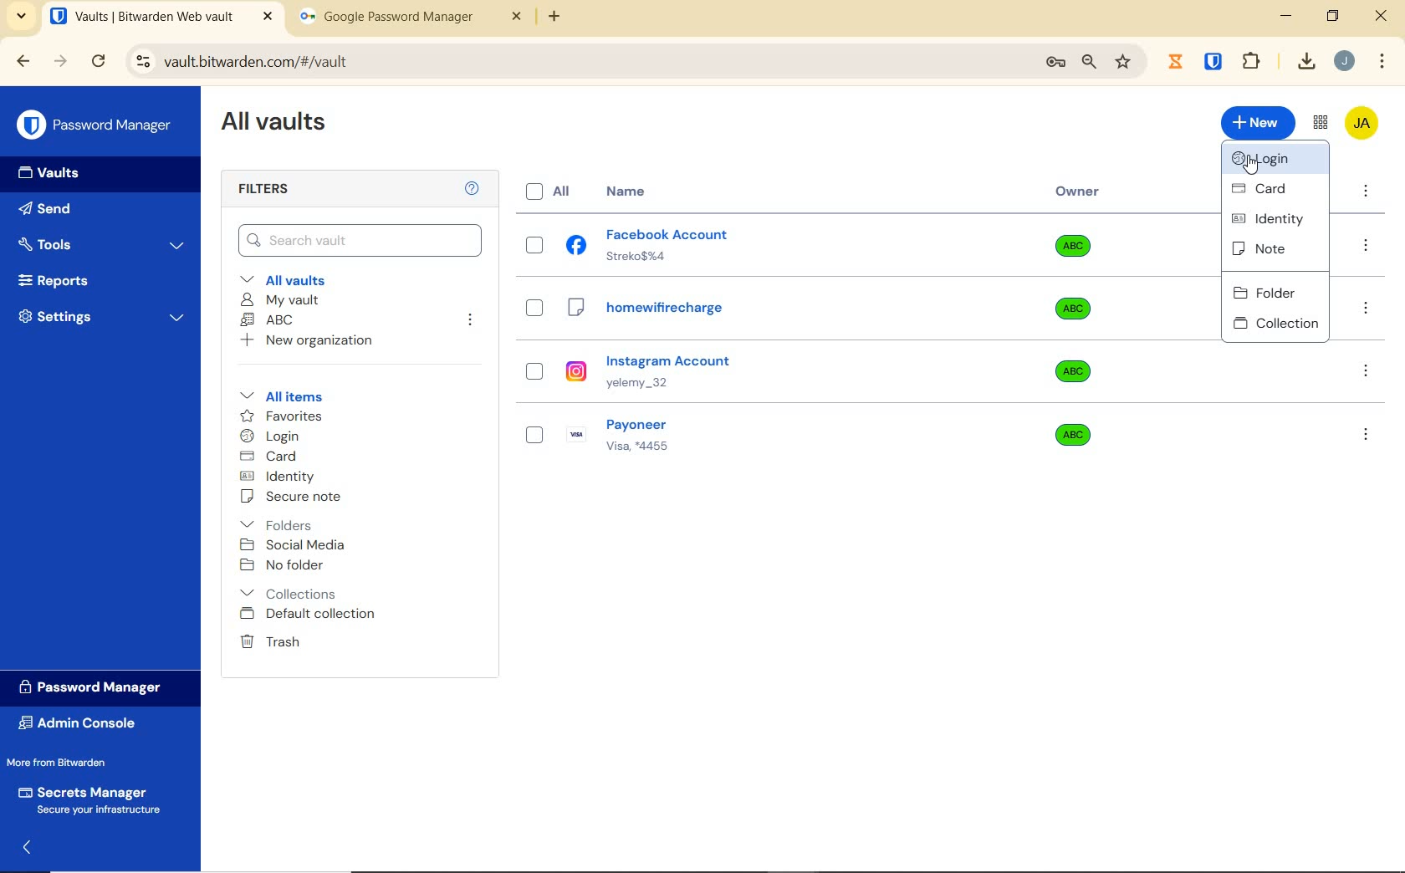 Image resolution: width=1405 pixels, height=873 pixels. What do you see at coordinates (61, 61) in the screenshot?
I see `forward` at bounding box center [61, 61].